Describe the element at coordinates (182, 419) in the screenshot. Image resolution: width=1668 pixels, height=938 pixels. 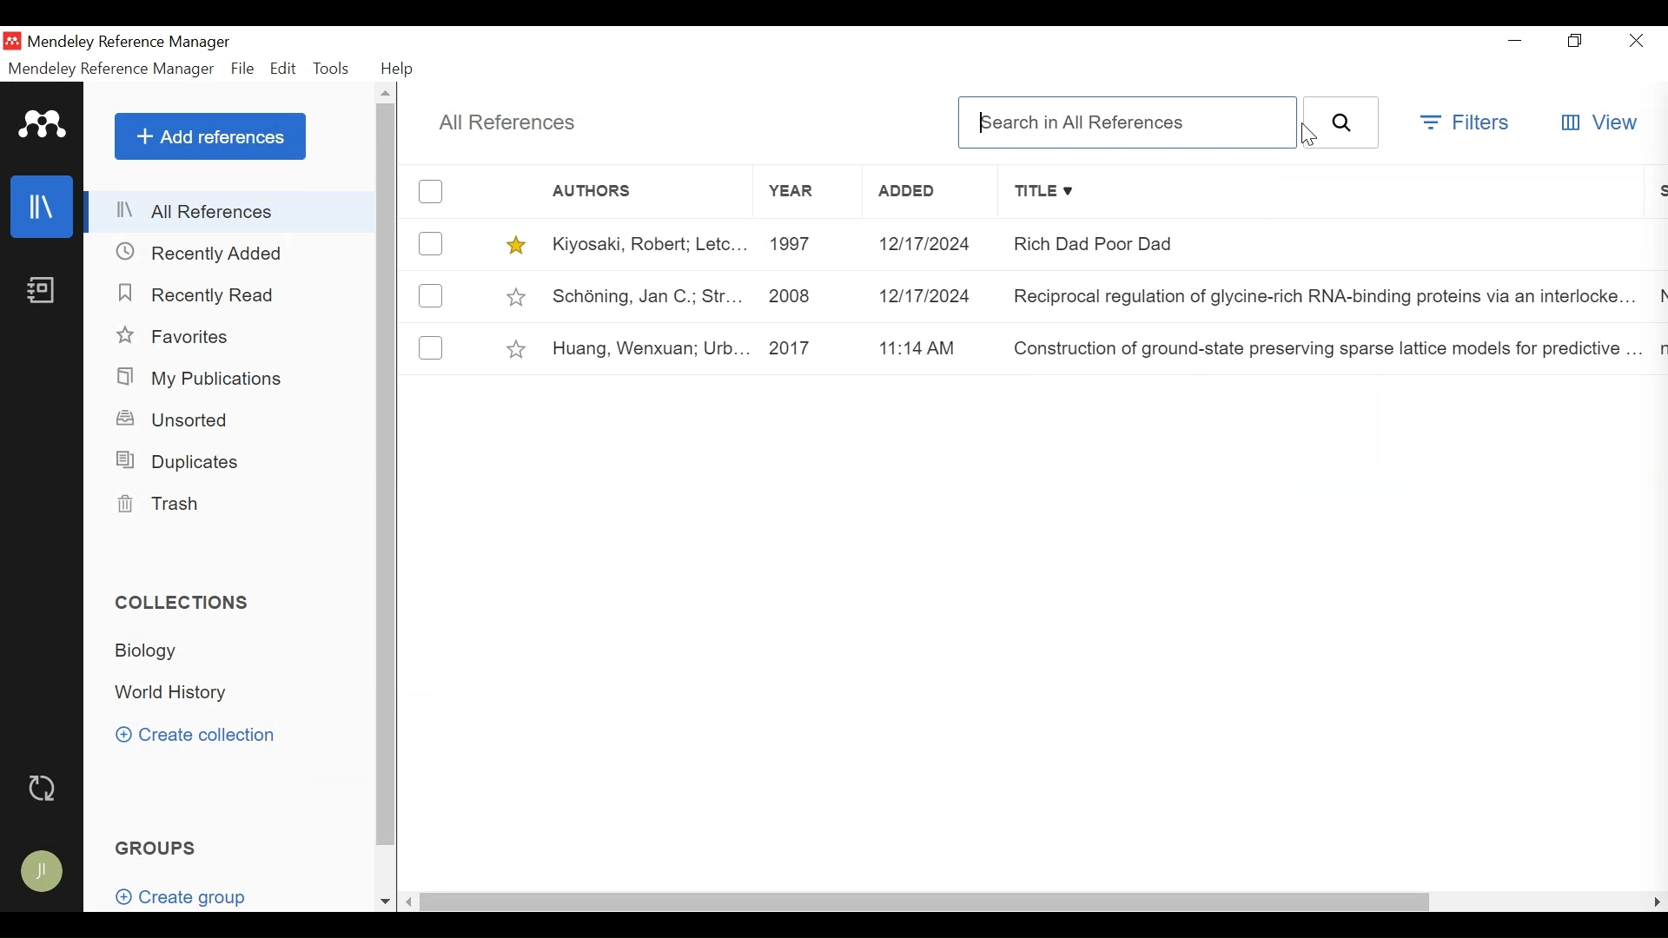
I see `Unsorted` at that location.